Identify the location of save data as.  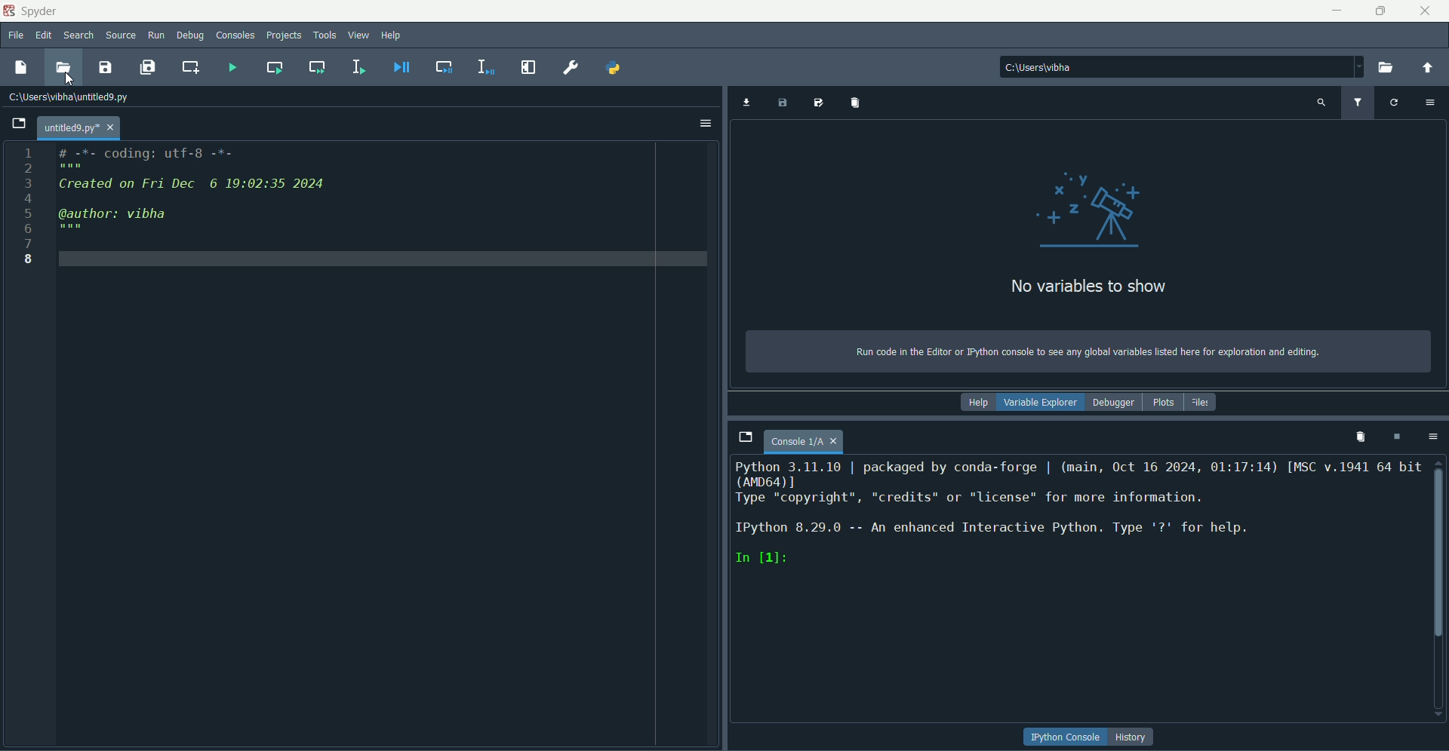
(817, 103).